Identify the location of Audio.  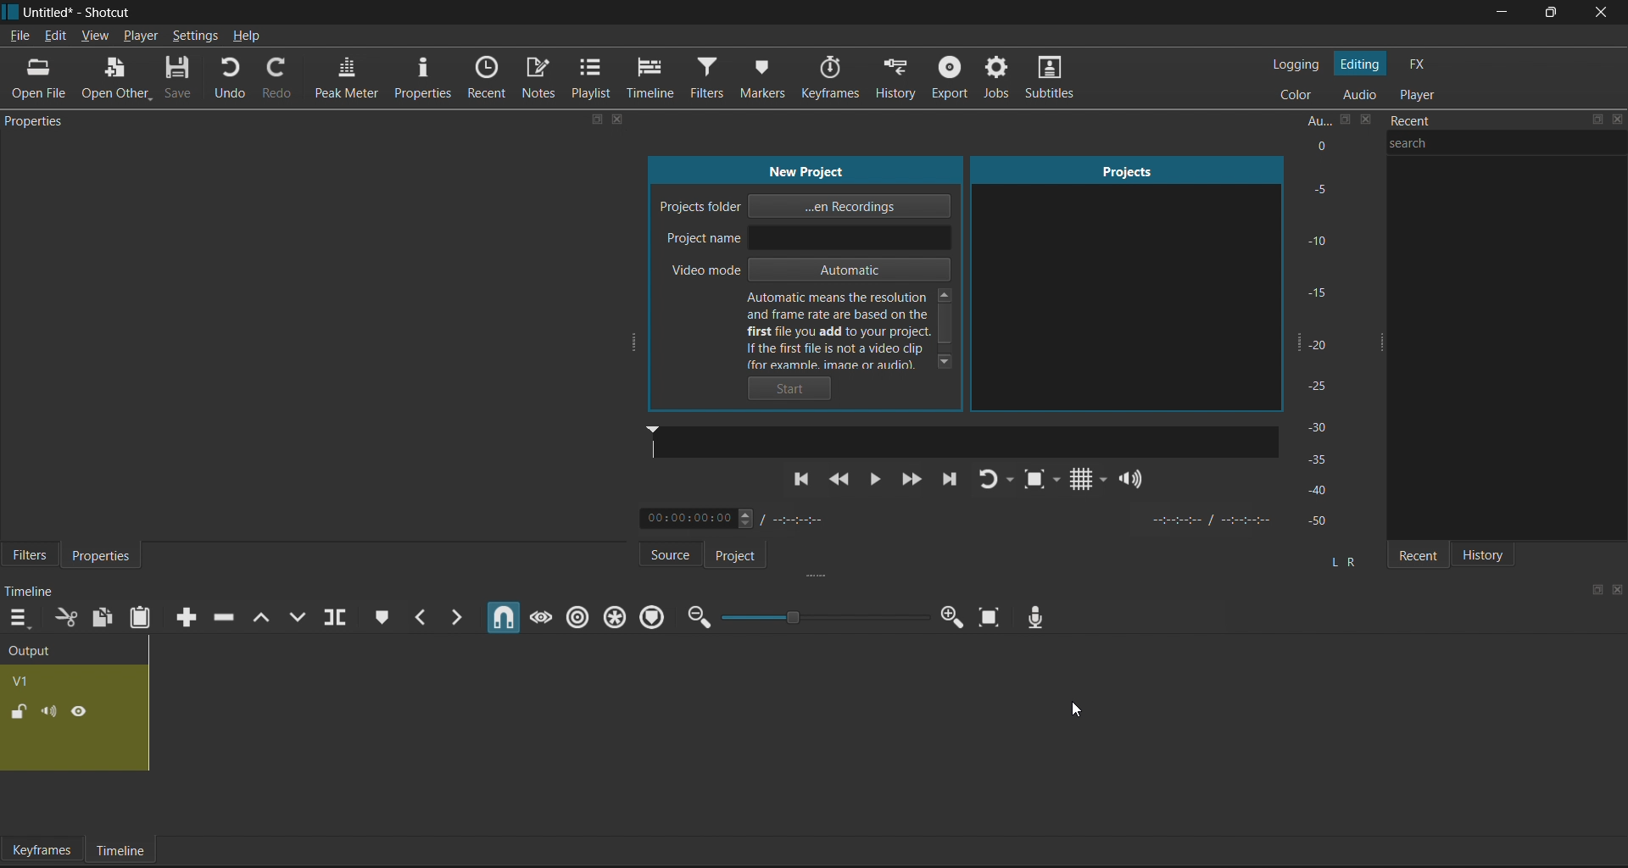
(1358, 95).